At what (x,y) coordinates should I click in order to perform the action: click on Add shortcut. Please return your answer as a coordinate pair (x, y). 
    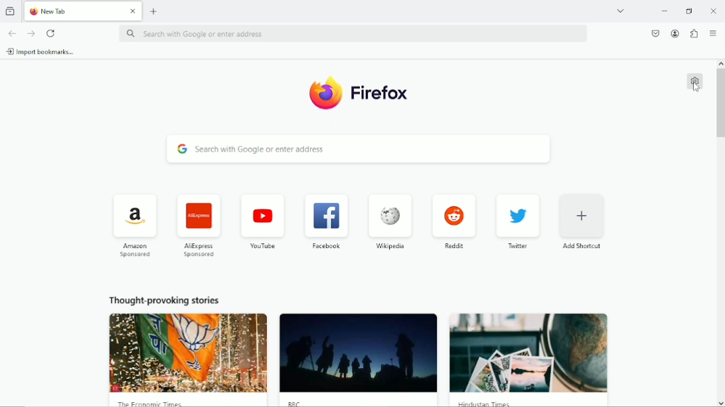
    Looking at the image, I should click on (585, 221).